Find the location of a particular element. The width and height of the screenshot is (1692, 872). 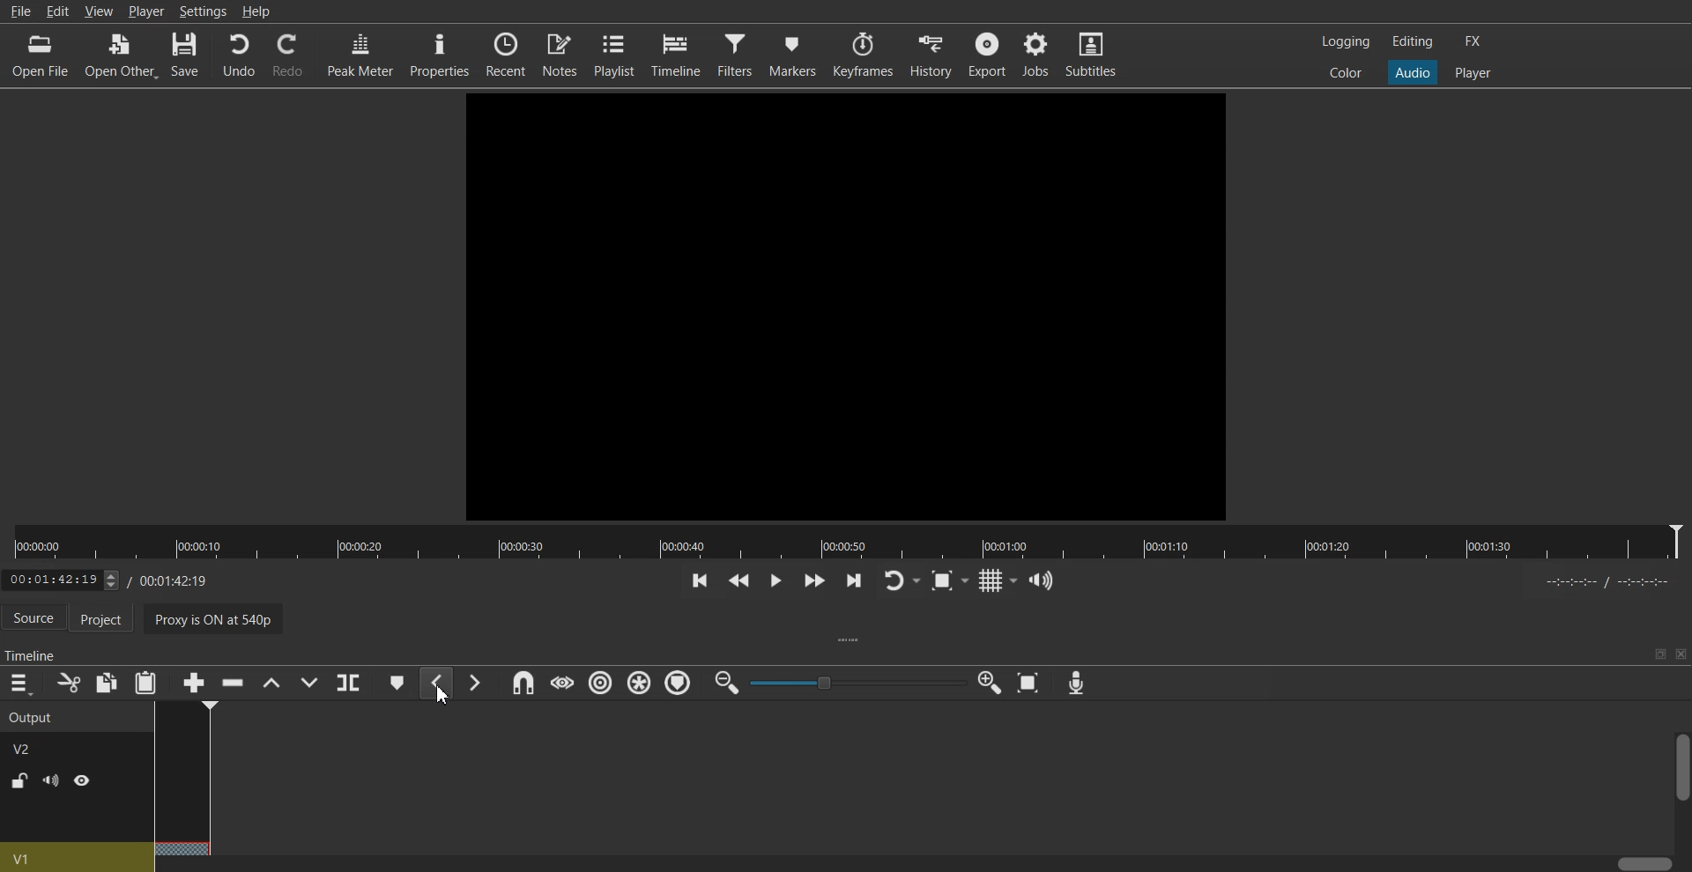

Audio file transfer to timeline is located at coordinates (841, 303).